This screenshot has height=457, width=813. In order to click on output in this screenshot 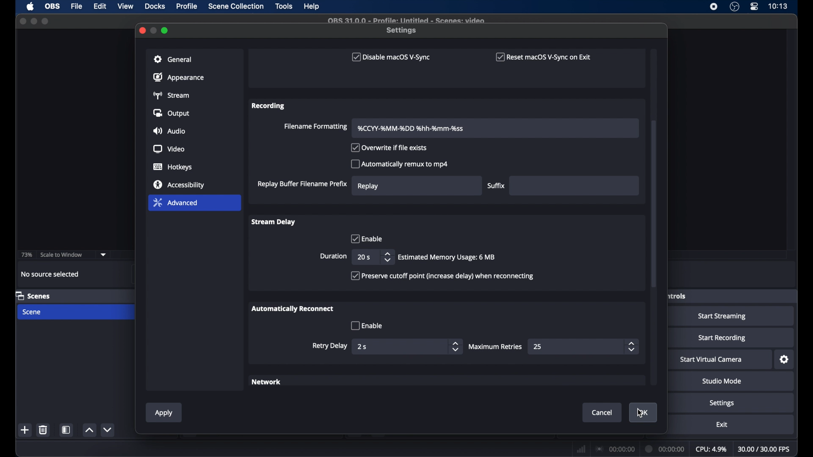, I will do `click(172, 113)`.